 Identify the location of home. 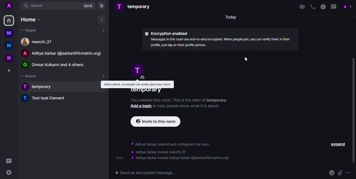
(9, 20).